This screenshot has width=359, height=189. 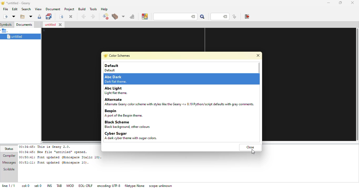 What do you see at coordinates (37, 186) in the screenshot?
I see `sel: 0` at bounding box center [37, 186].